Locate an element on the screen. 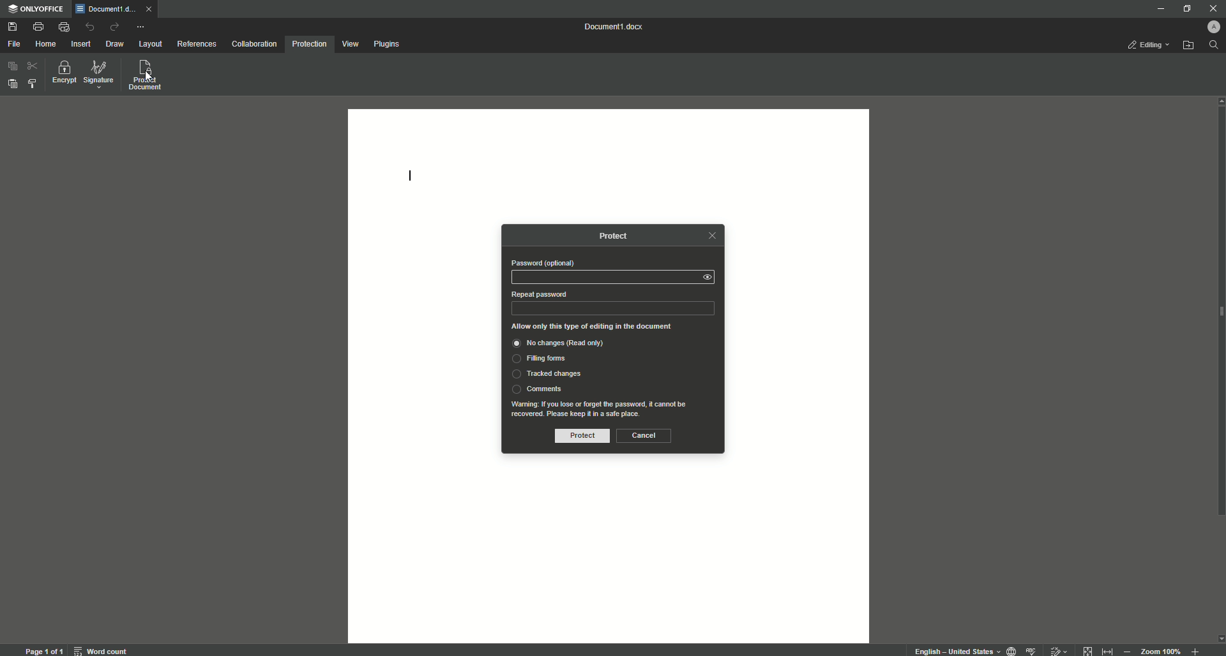 The height and width of the screenshot is (656, 1226). Zoom in is located at coordinates (1193, 650).